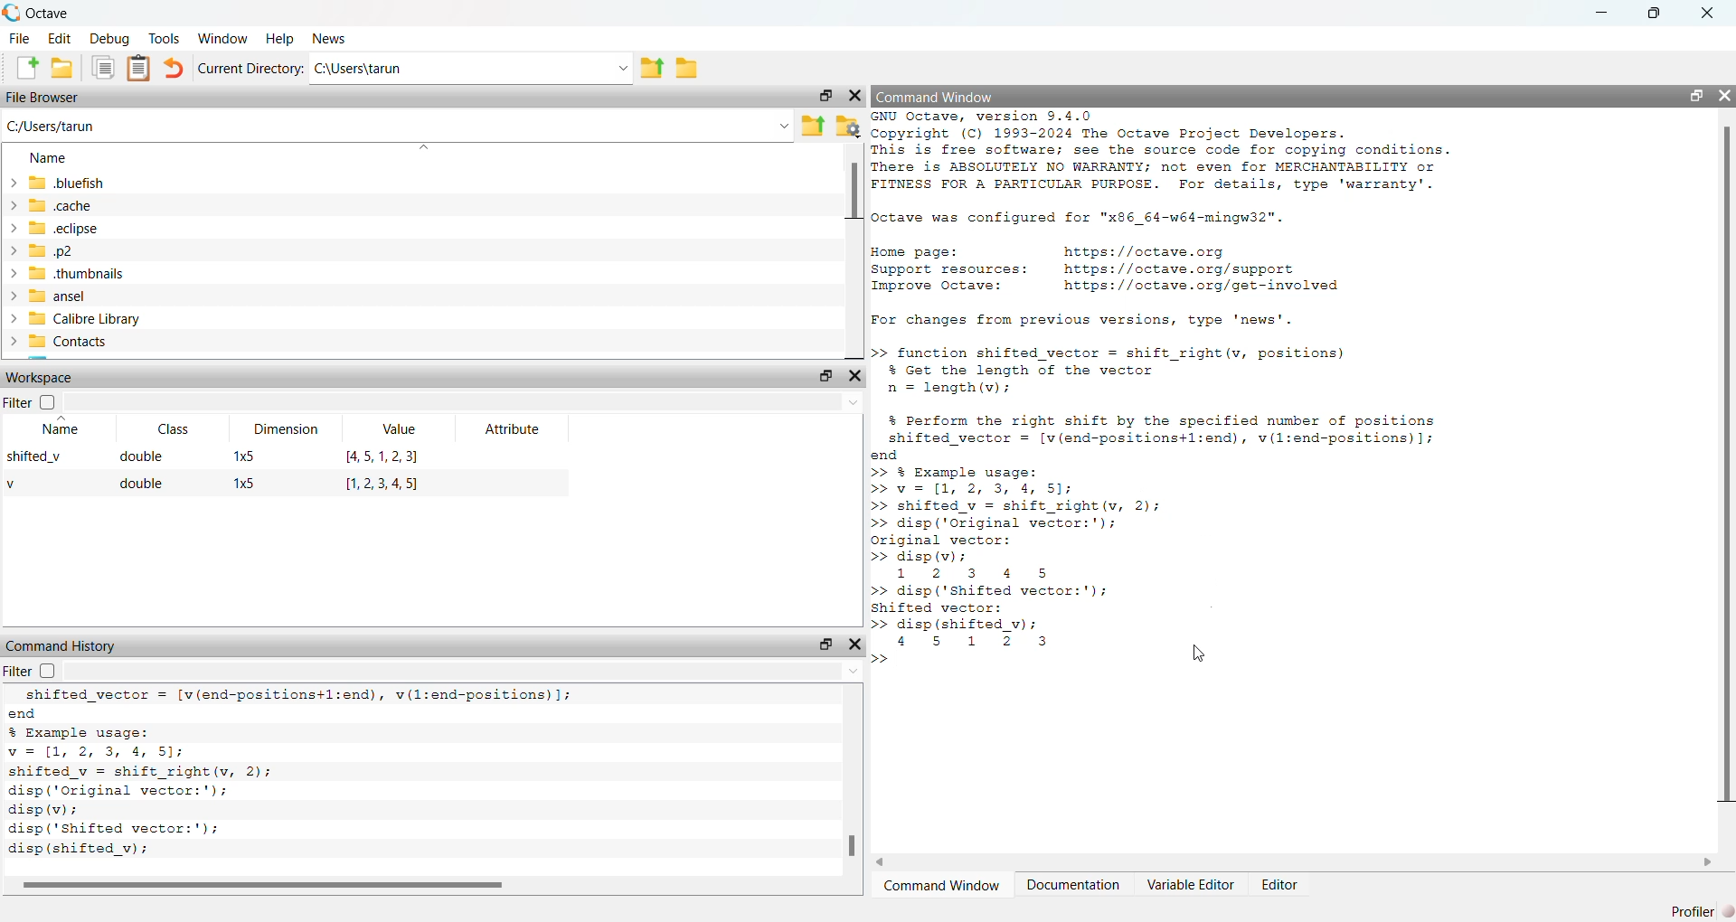  What do you see at coordinates (165, 783) in the screenshot?
I see `example usage code` at bounding box center [165, 783].